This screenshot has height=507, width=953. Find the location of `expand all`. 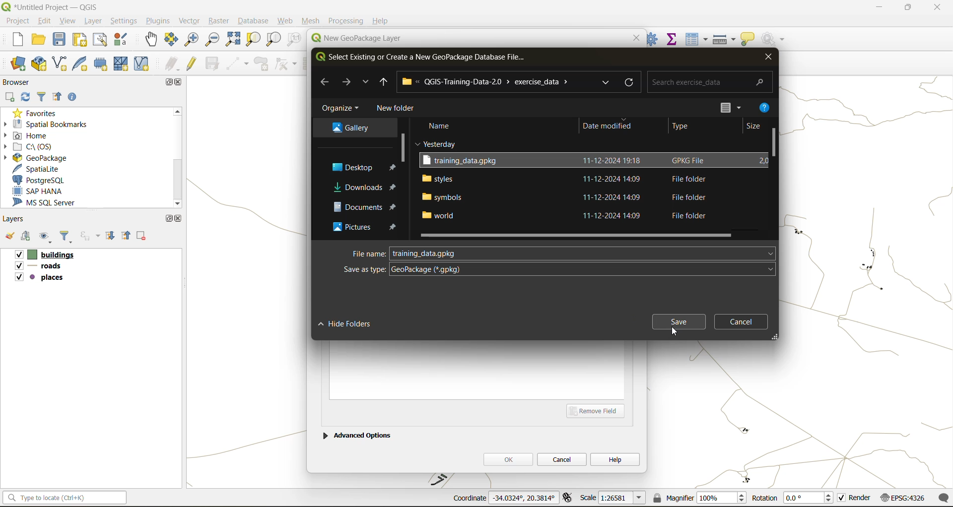

expand all is located at coordinates (112, 236).